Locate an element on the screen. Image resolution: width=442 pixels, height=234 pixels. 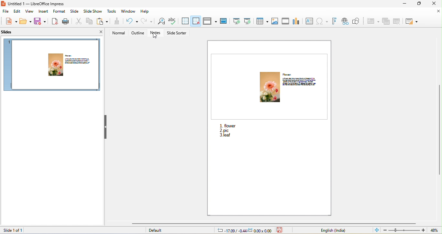
view is located at coordinates (29, 12).